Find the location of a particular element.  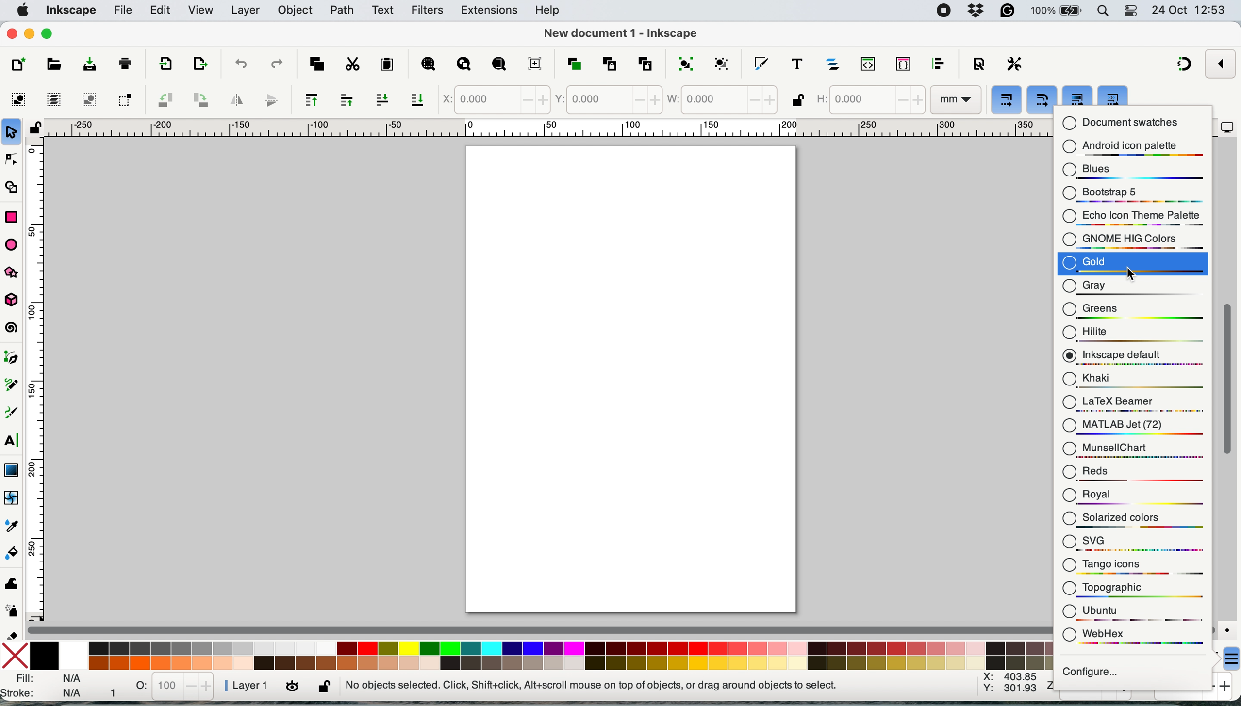

screen recorder is located at coordinates (941, 11).